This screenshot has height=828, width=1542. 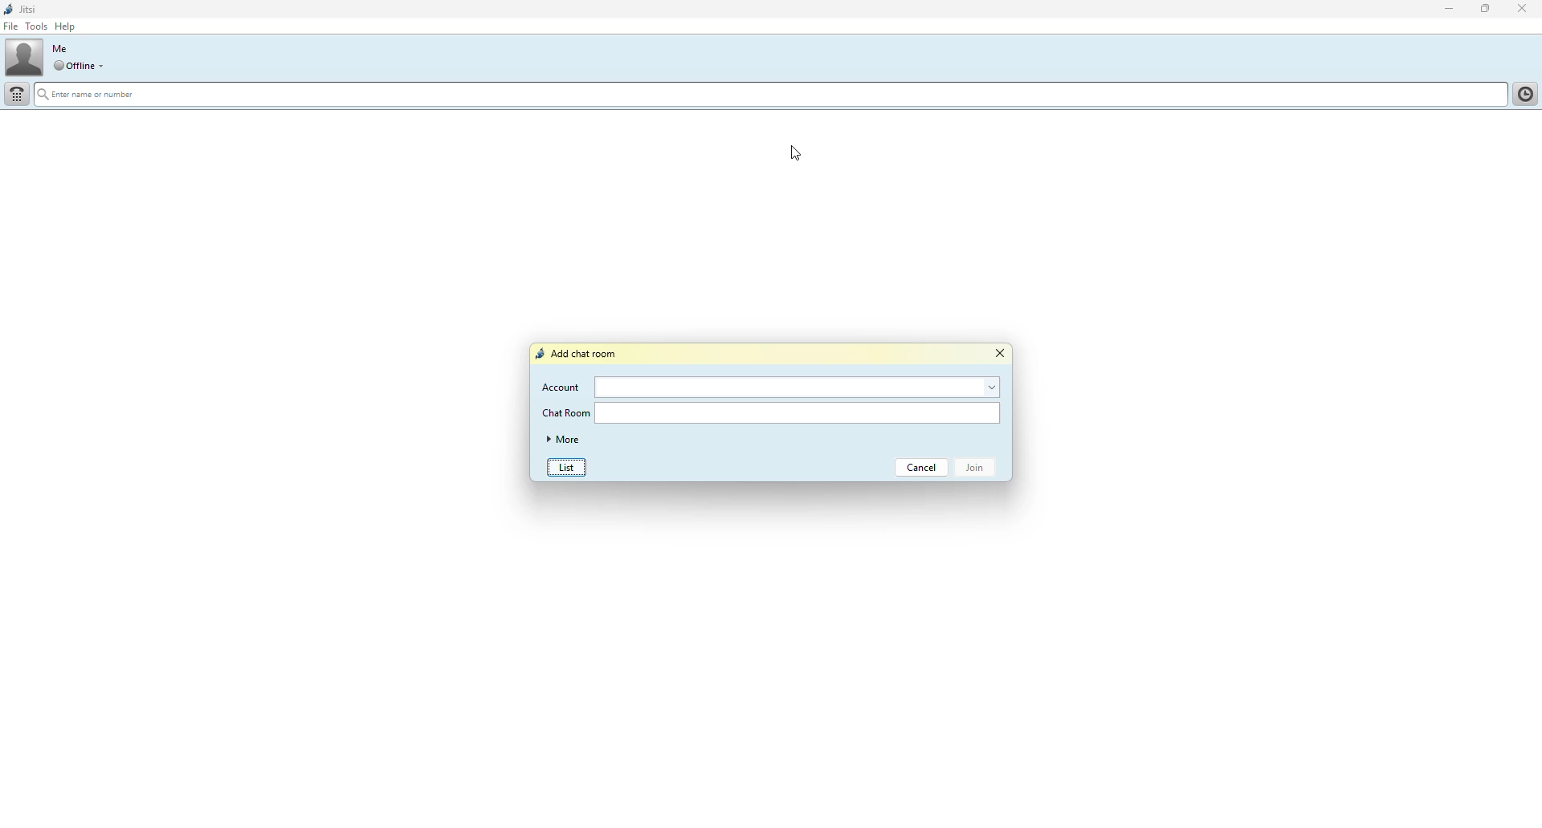 I want to click on enter name or number, so click(x=108, y=95).